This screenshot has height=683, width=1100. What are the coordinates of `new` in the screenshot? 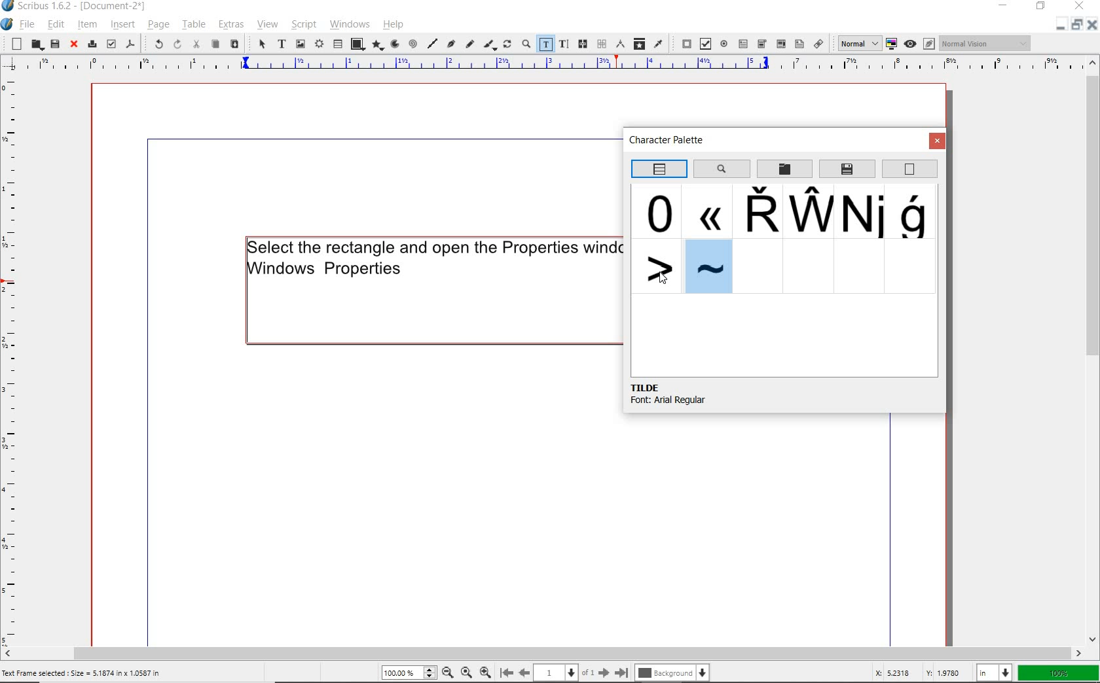 It's located at (13, 44).